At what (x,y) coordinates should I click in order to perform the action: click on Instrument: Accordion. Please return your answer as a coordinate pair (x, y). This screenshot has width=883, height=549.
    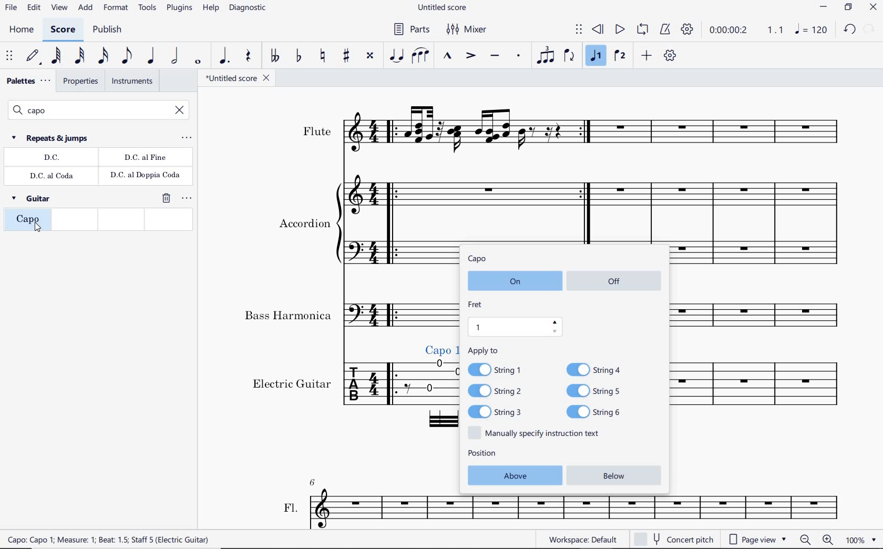
    Looking at the image, I should click on (564, 206).